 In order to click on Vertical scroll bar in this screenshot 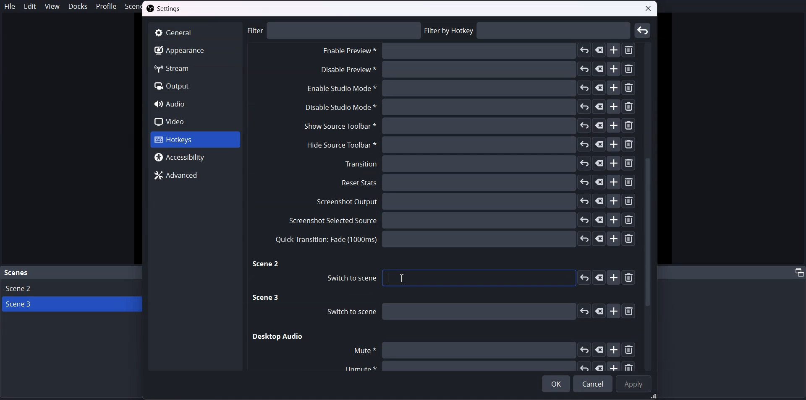, I will do `click(649, 205)`.